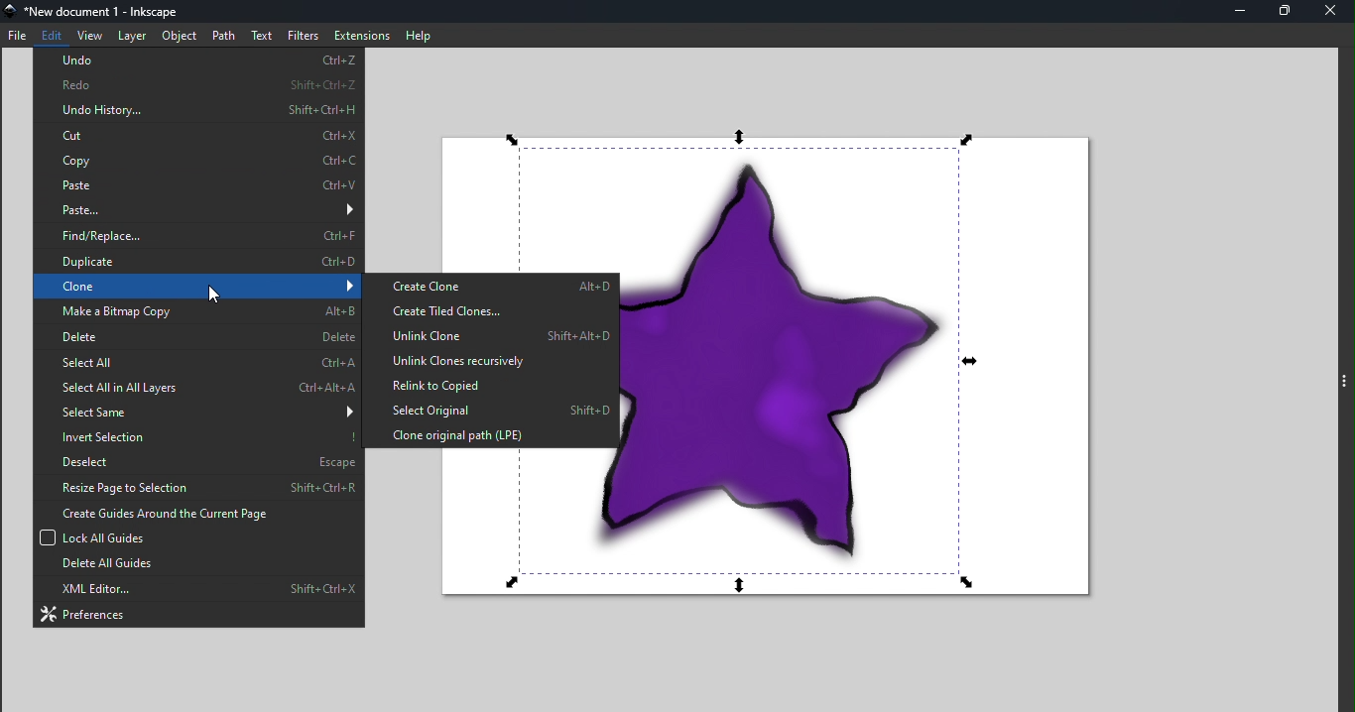  What do you see at coordinates (1346, 385) in the screenshot?
I see `toggle command panel` at bounding box center [1346, 385].